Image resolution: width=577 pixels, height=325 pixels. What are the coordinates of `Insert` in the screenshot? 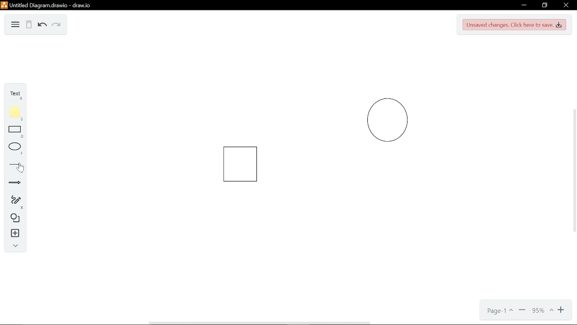 It's located at (12, 233).